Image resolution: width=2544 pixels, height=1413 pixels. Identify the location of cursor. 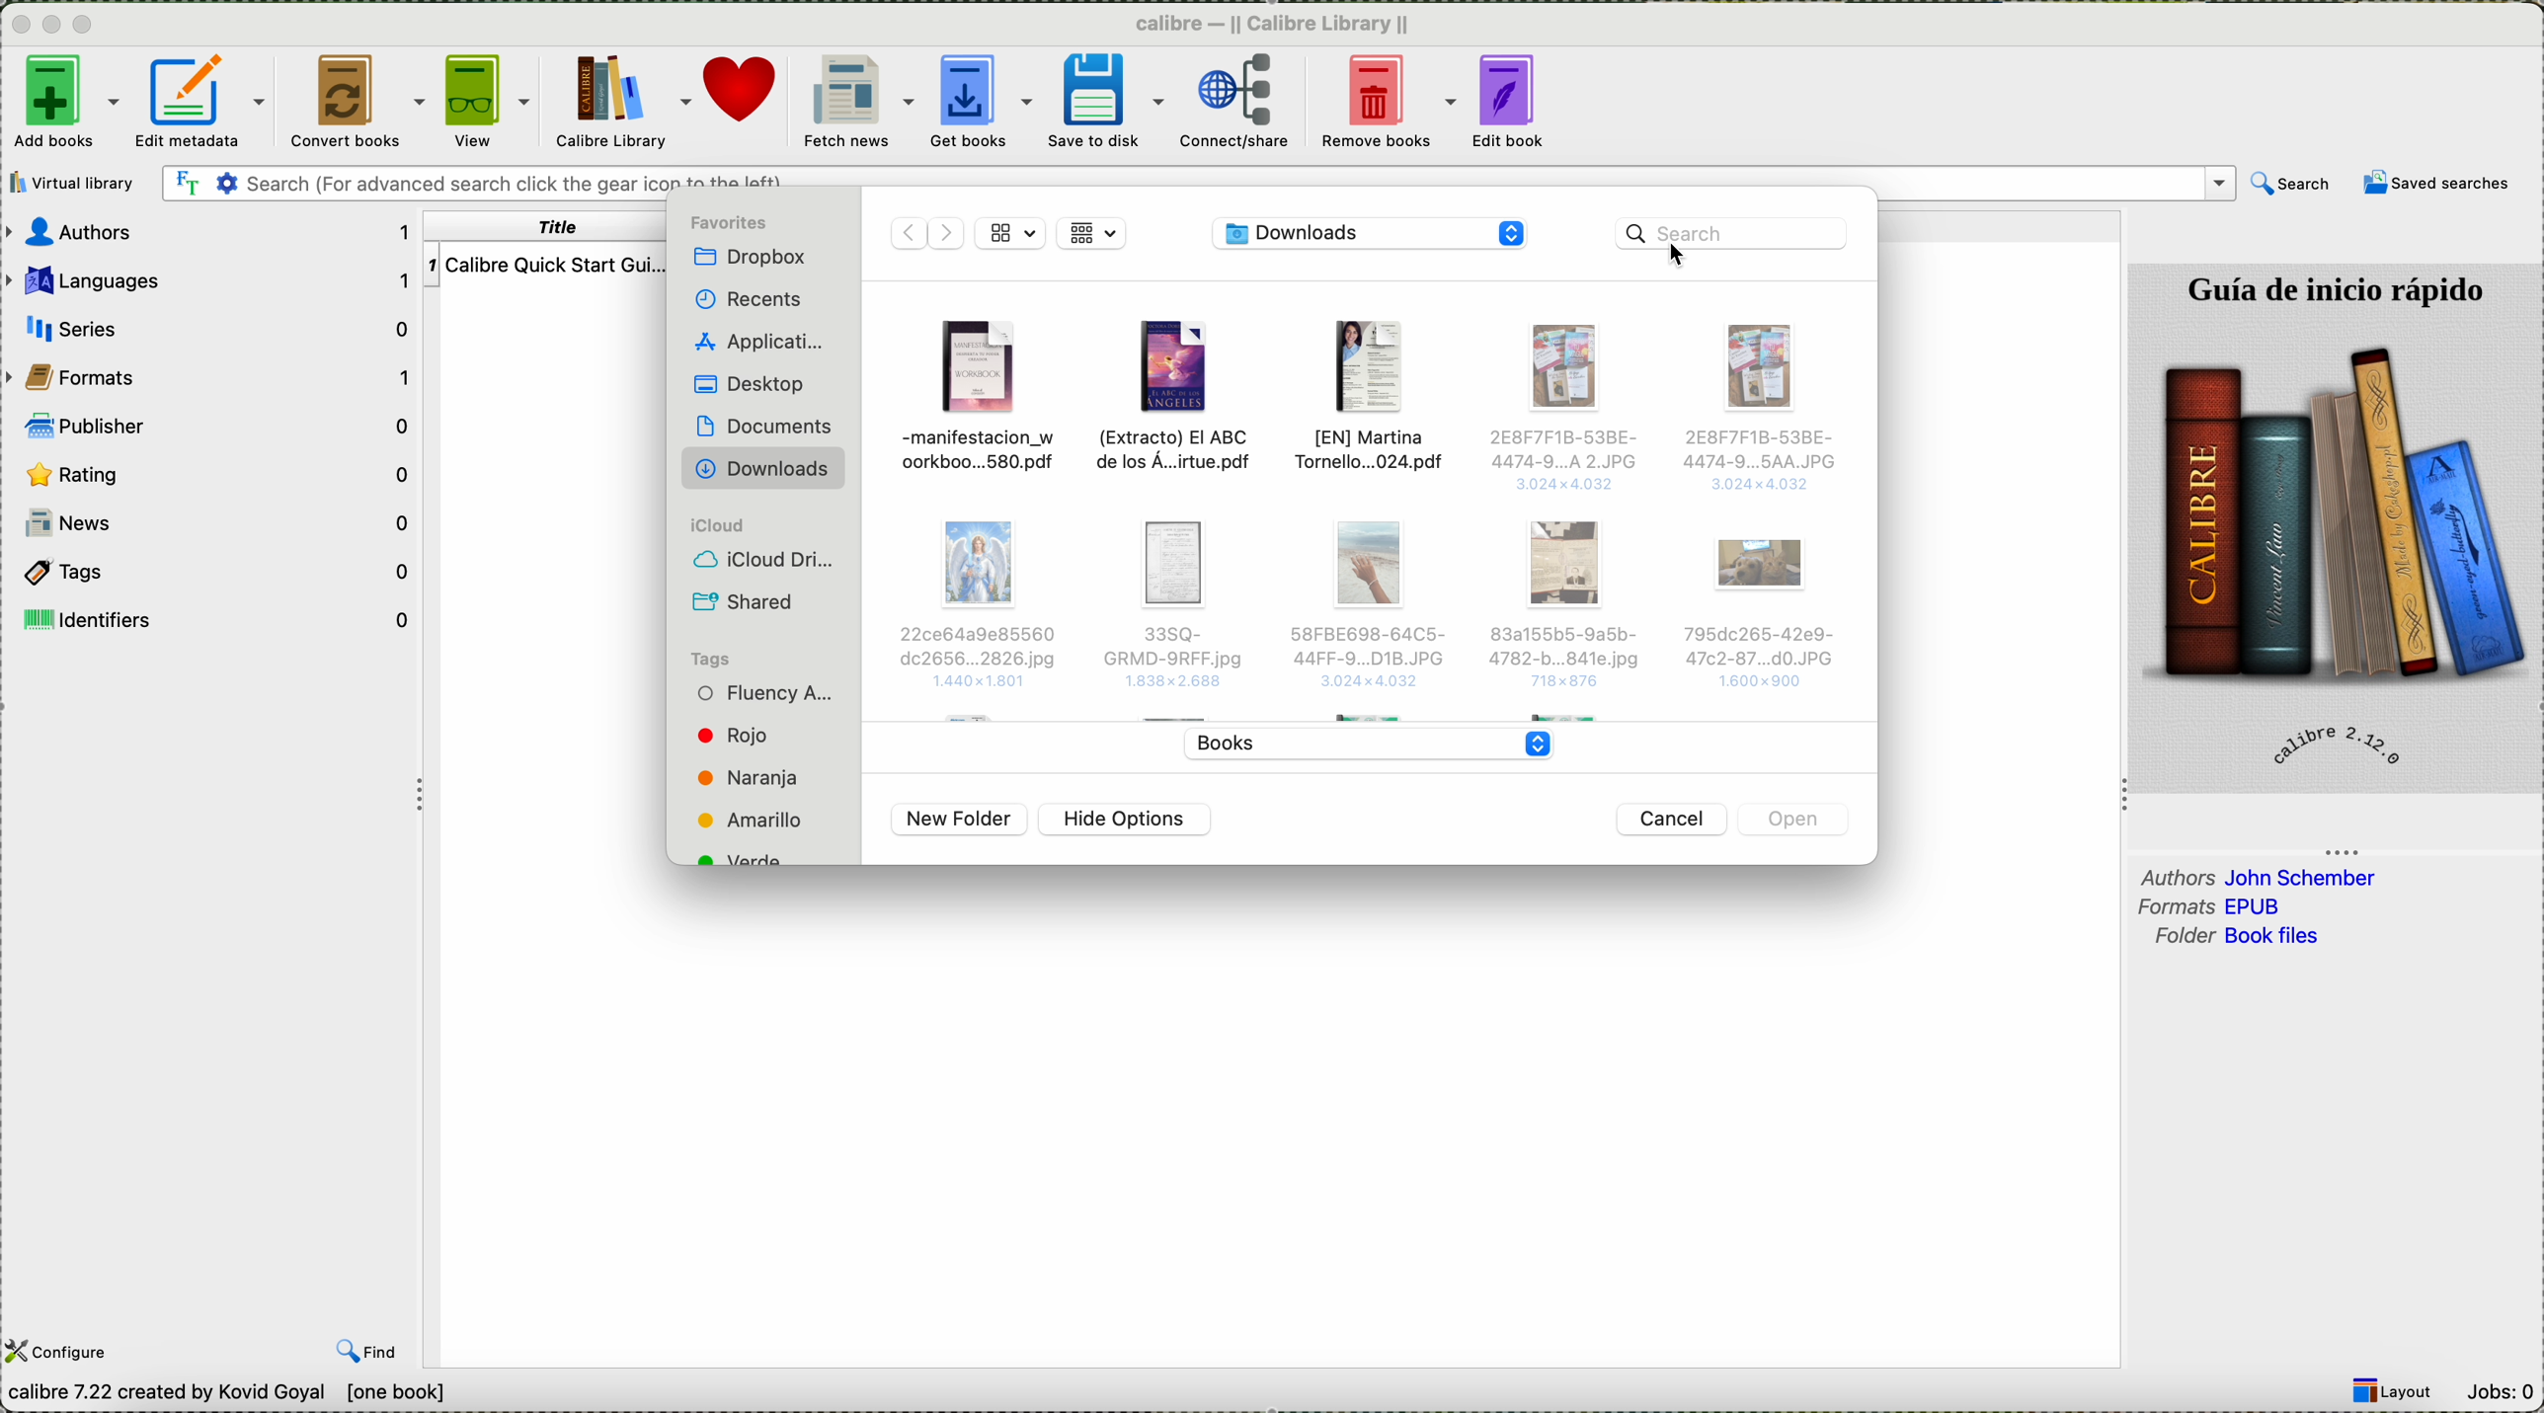
(1679, 262).